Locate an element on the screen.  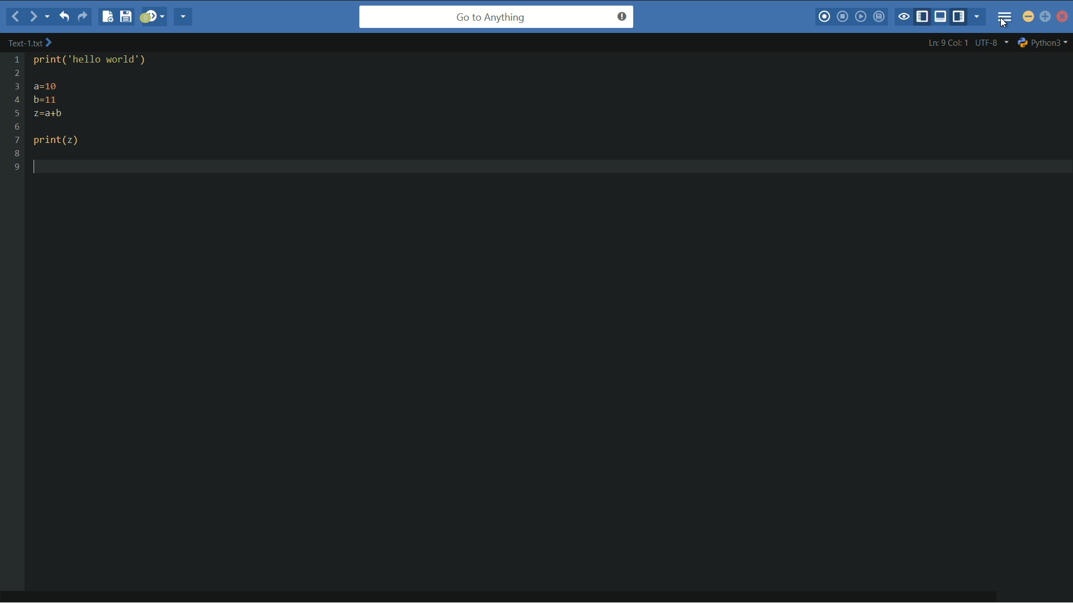
utf-8 is located at coordinates (991, 42).